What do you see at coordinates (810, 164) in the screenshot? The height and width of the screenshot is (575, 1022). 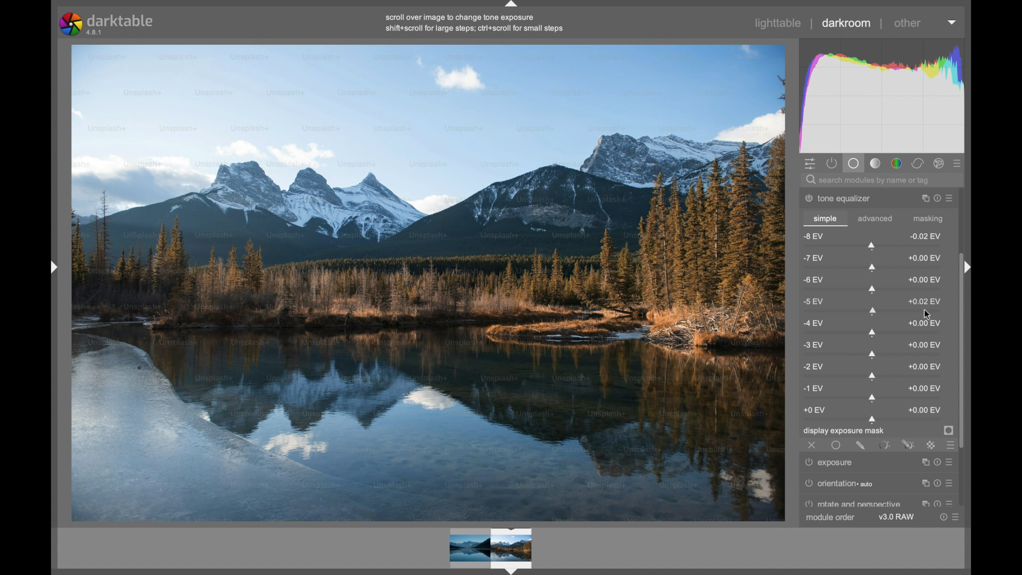 I see `show quick access panel` at bounding box center [810, 164].